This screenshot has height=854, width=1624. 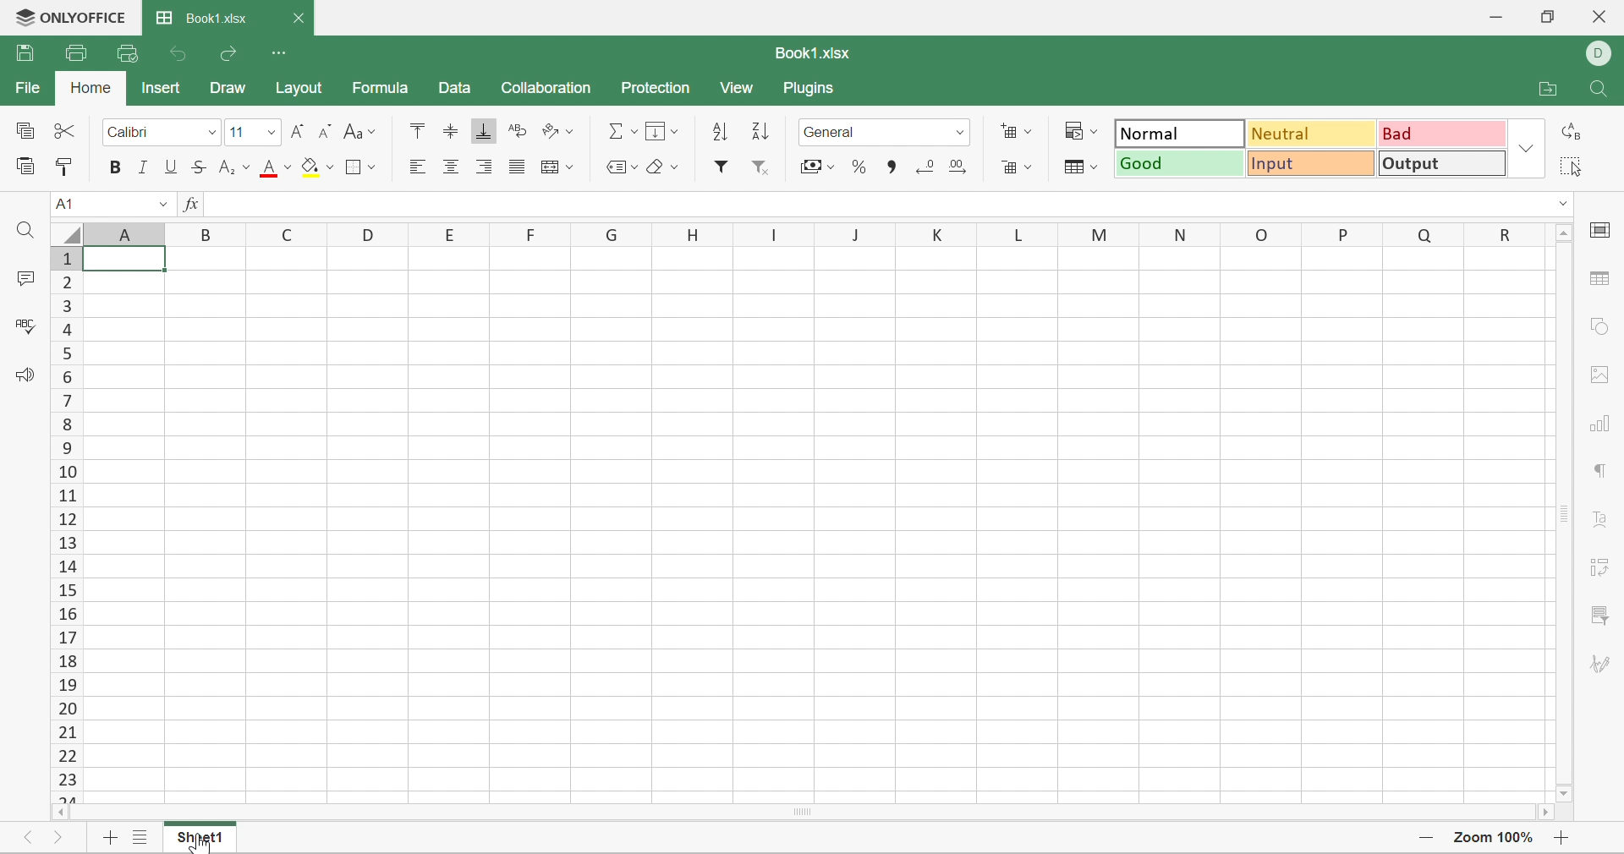 I want to click on C, so click(x=289, y=233).